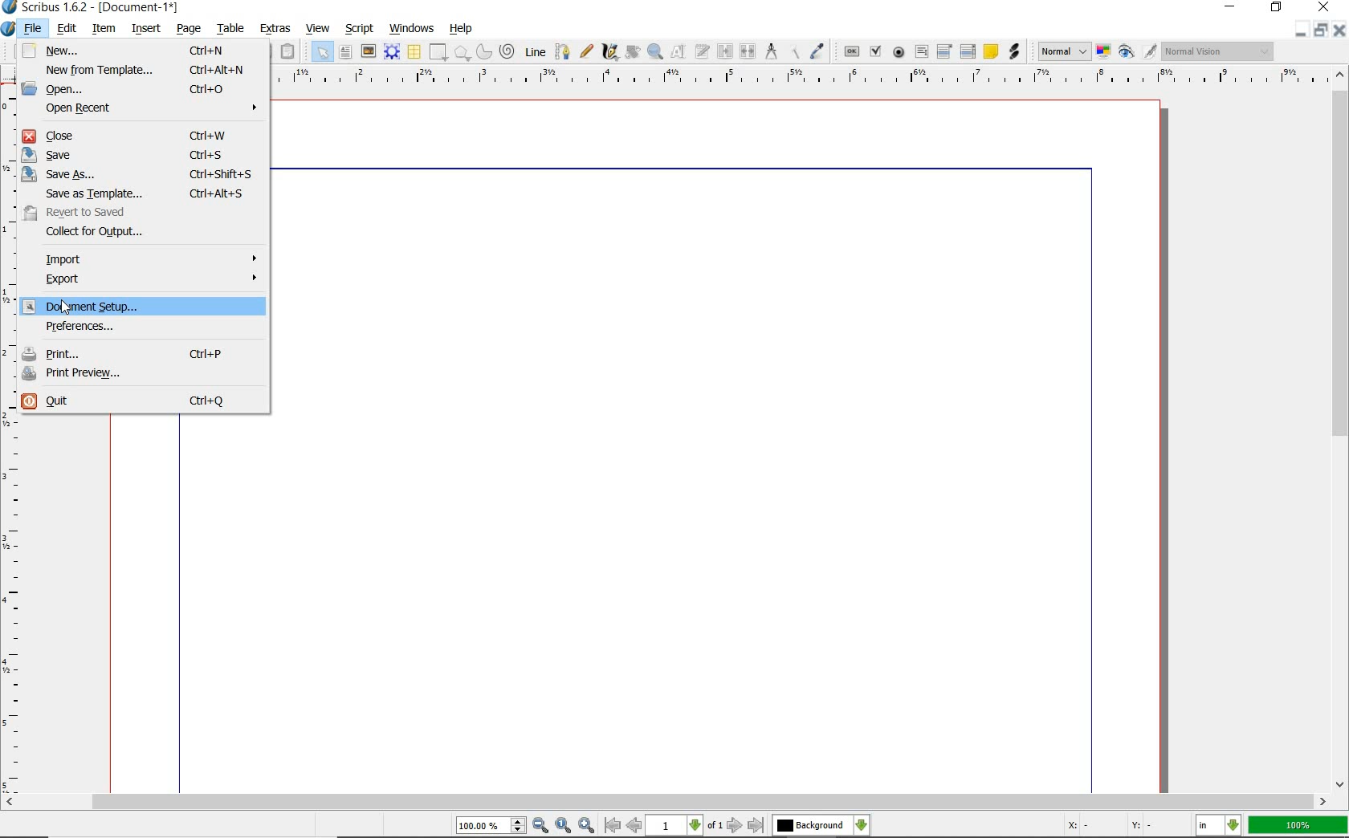 The width and height of the screenshot is (1349, 838). What do you see at coordinates (585, 51) in the screenshot?
I see `freehand line` at bounding box center [585, 51].